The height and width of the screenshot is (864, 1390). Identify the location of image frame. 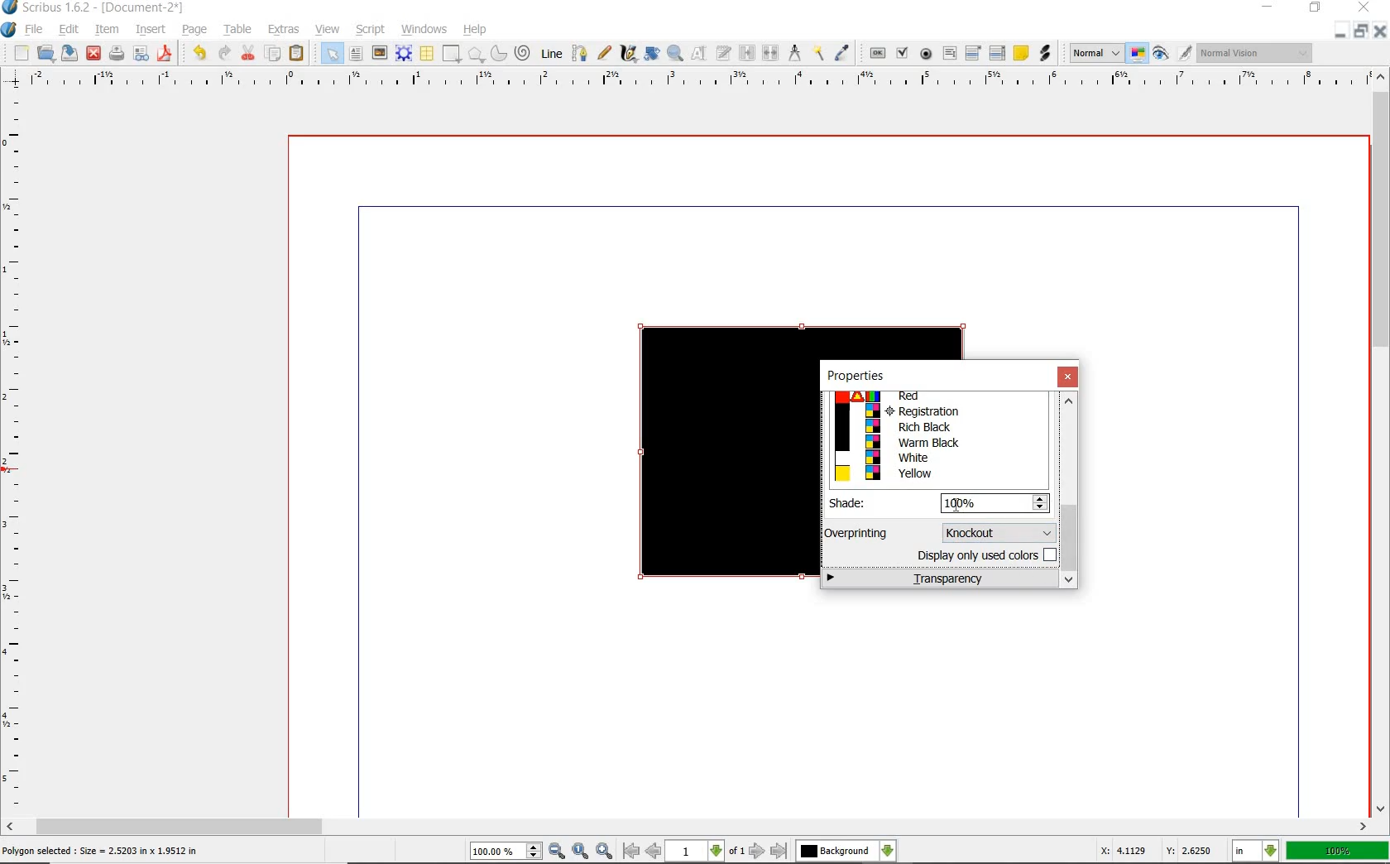
(381, 54).